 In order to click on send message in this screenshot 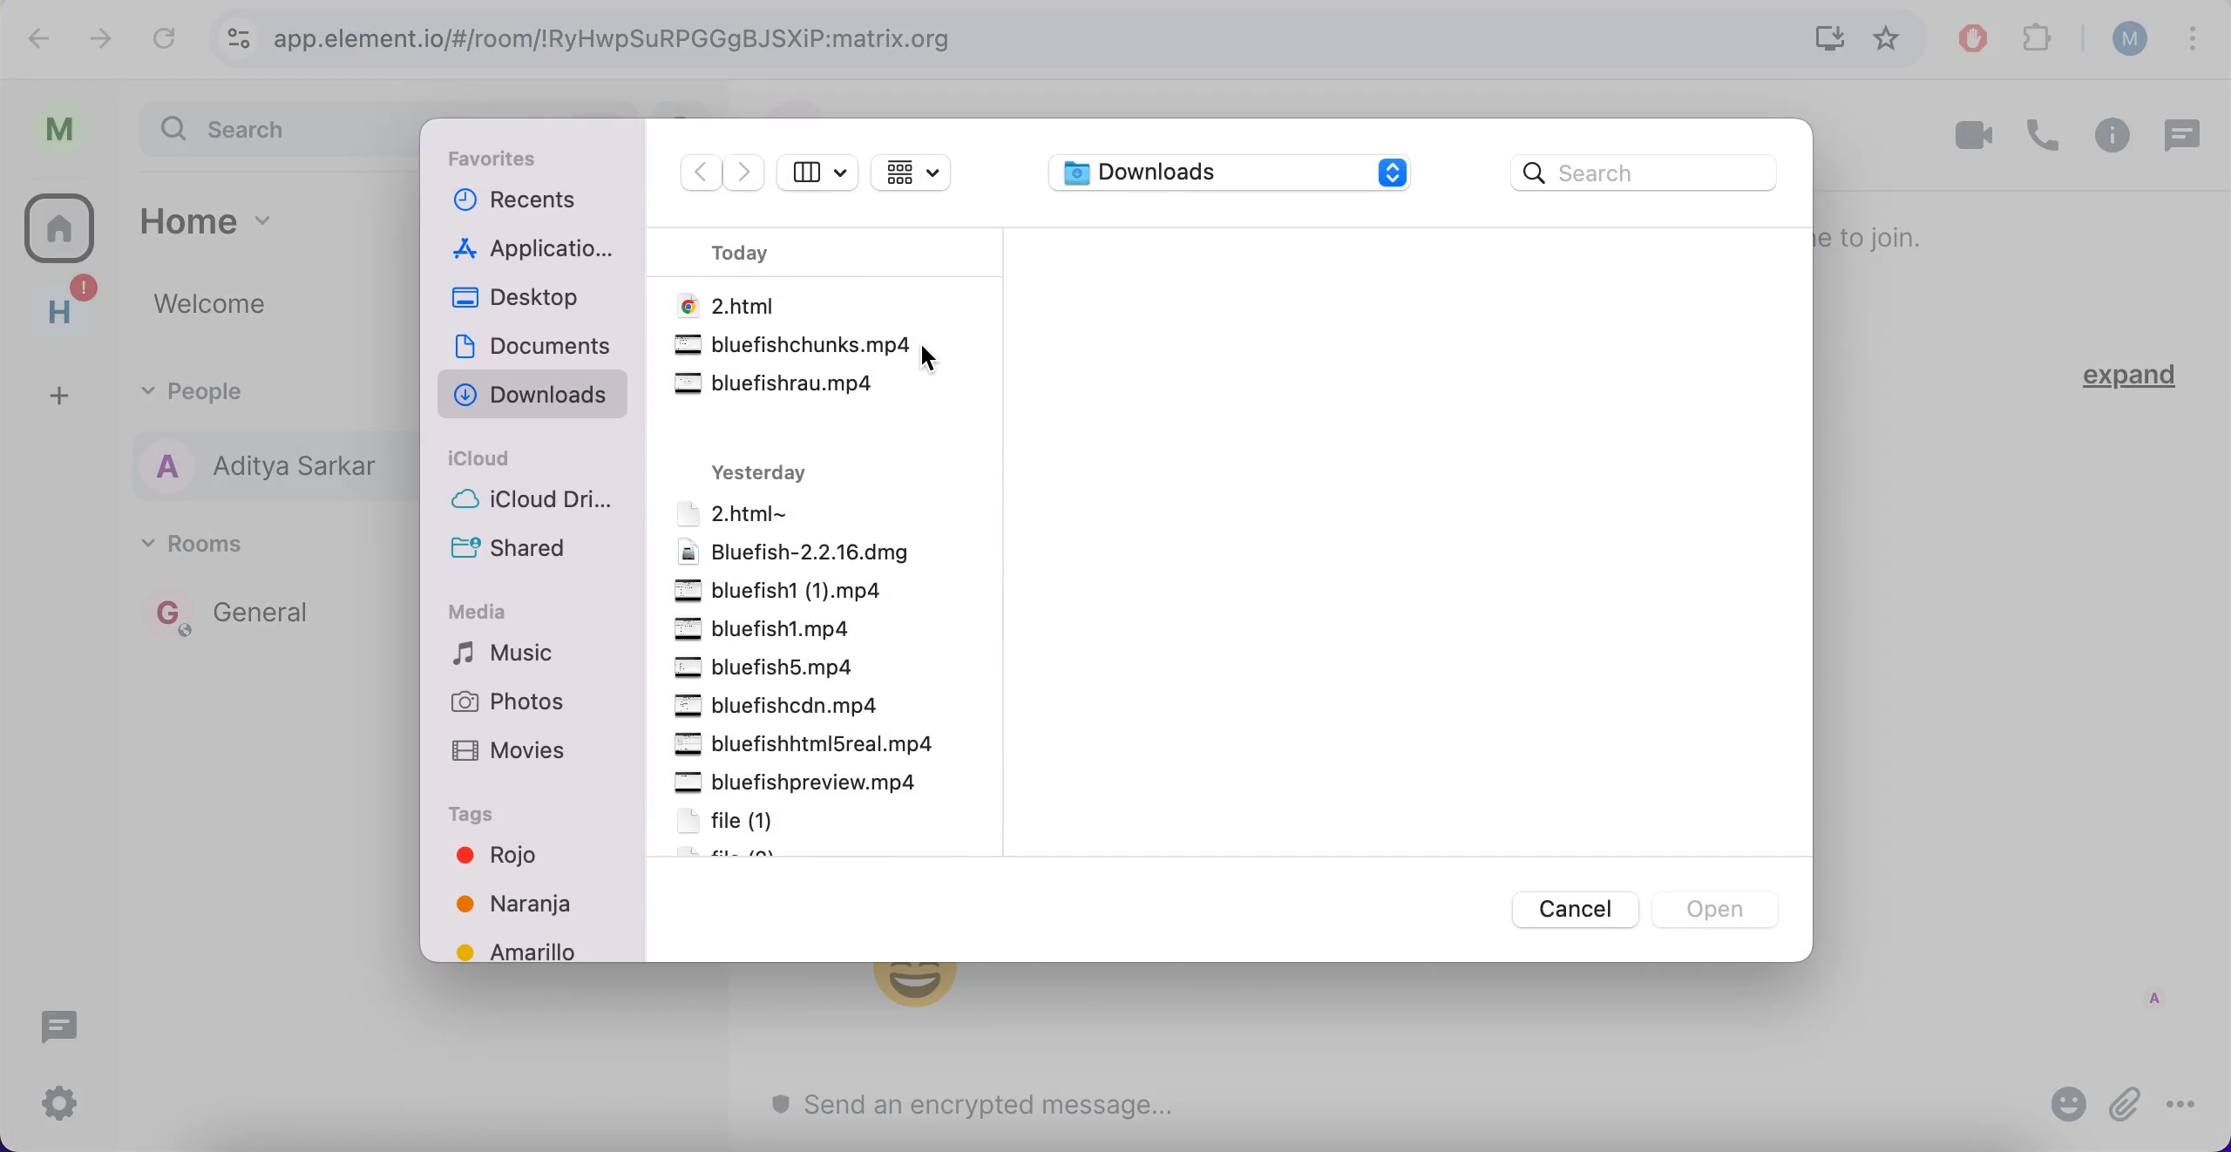, I will do `click(1400, 1109)`.